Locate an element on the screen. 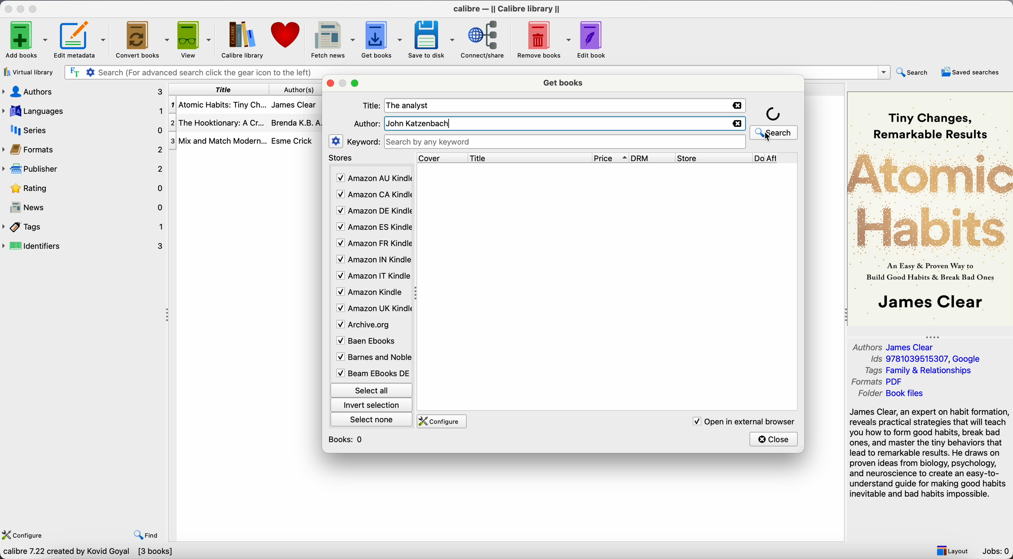  Amazon ES Kindle is located at coordinates (373, 228).